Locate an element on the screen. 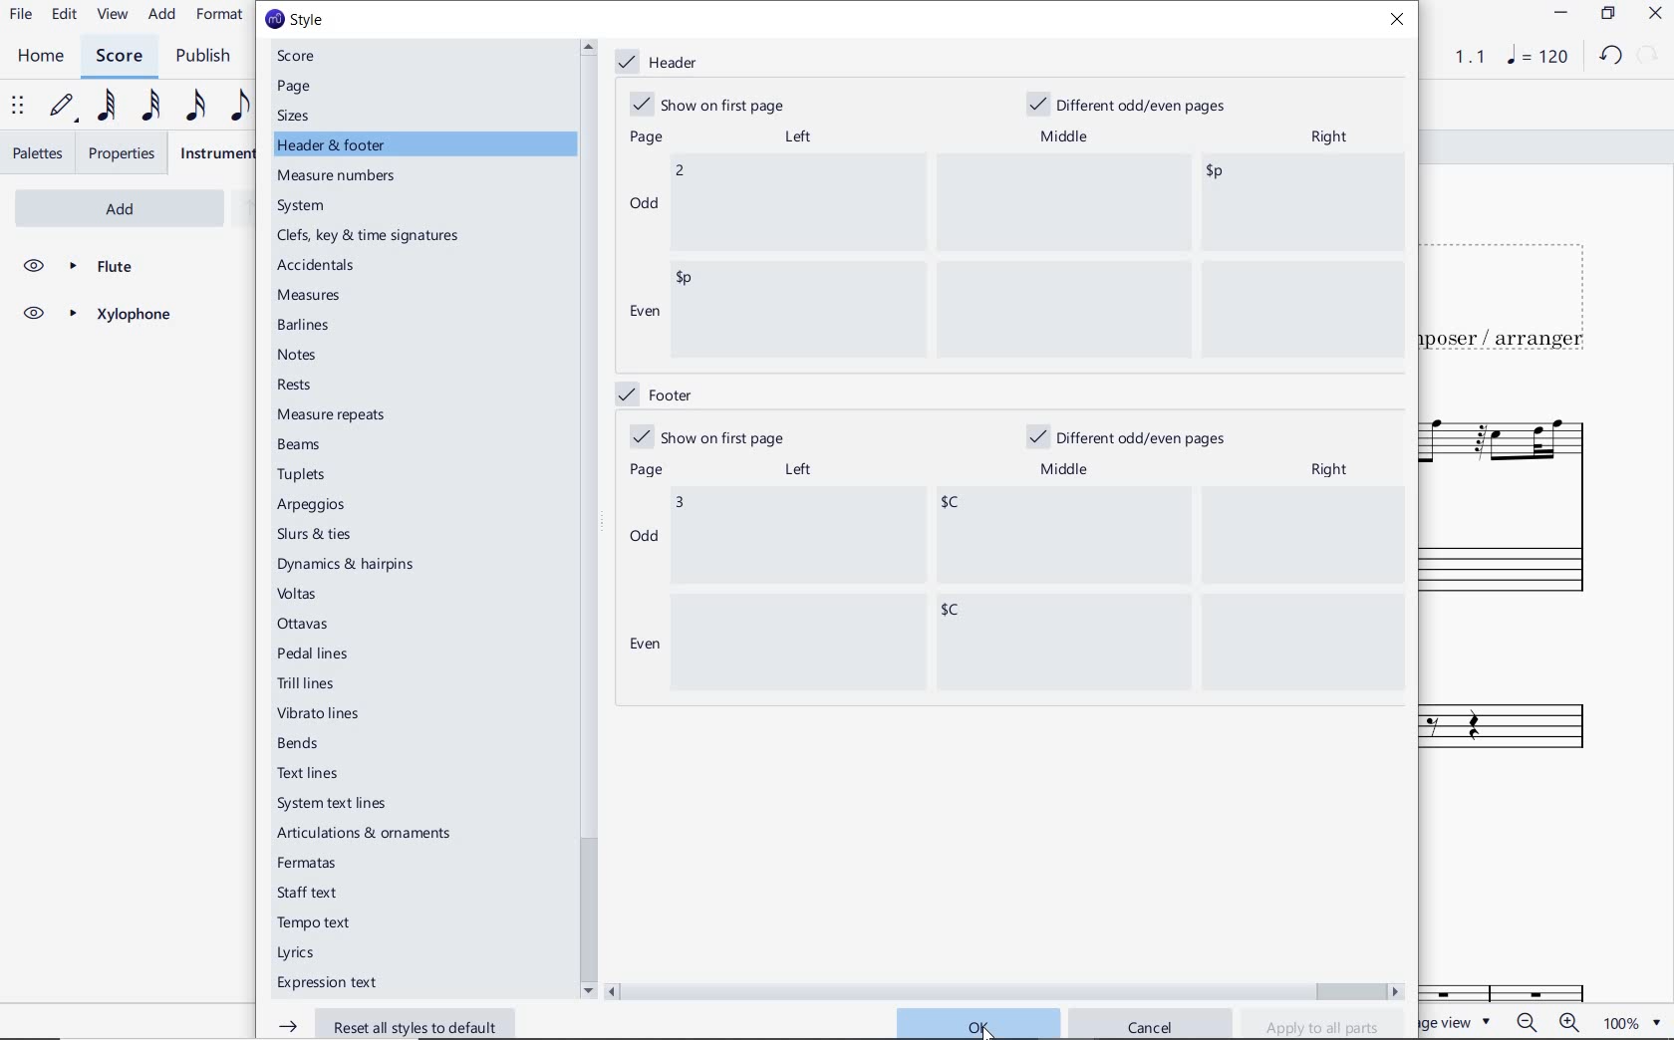 Image resolution: width=1674 pixels, height=1040 pixels. arpeggios is located at coordinates (312, 506).